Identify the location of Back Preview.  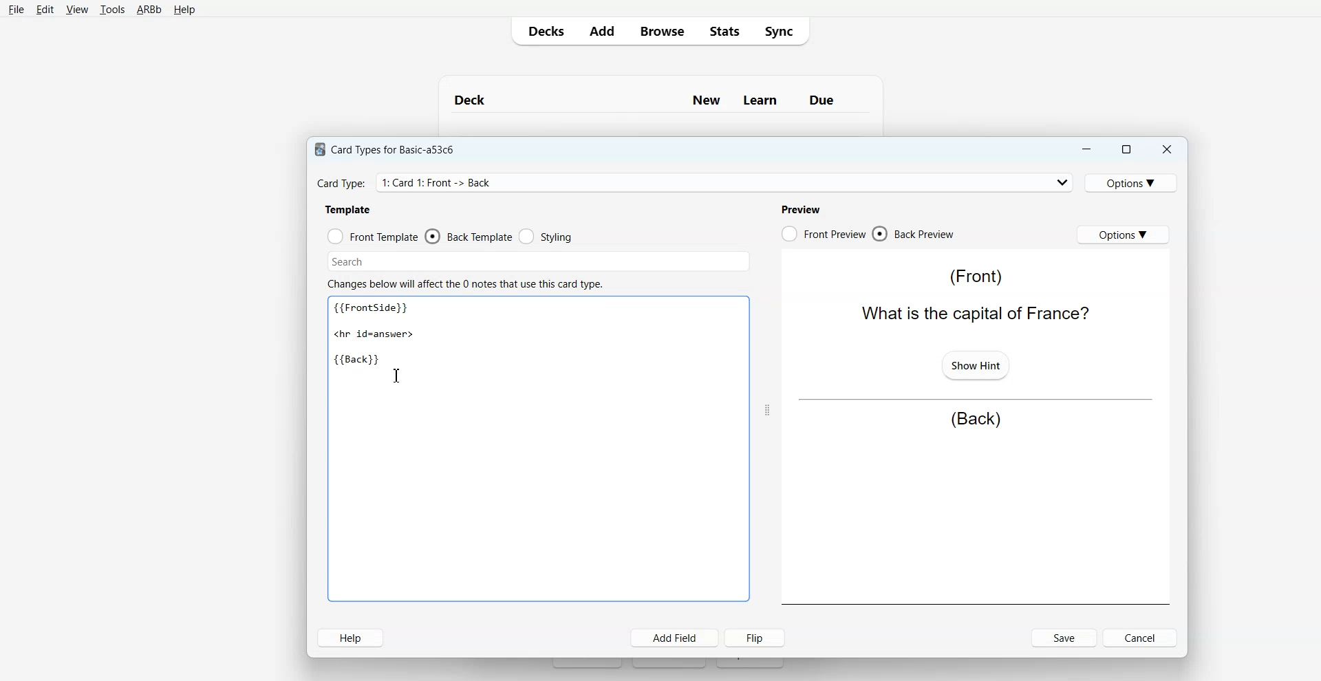
(914, 234).